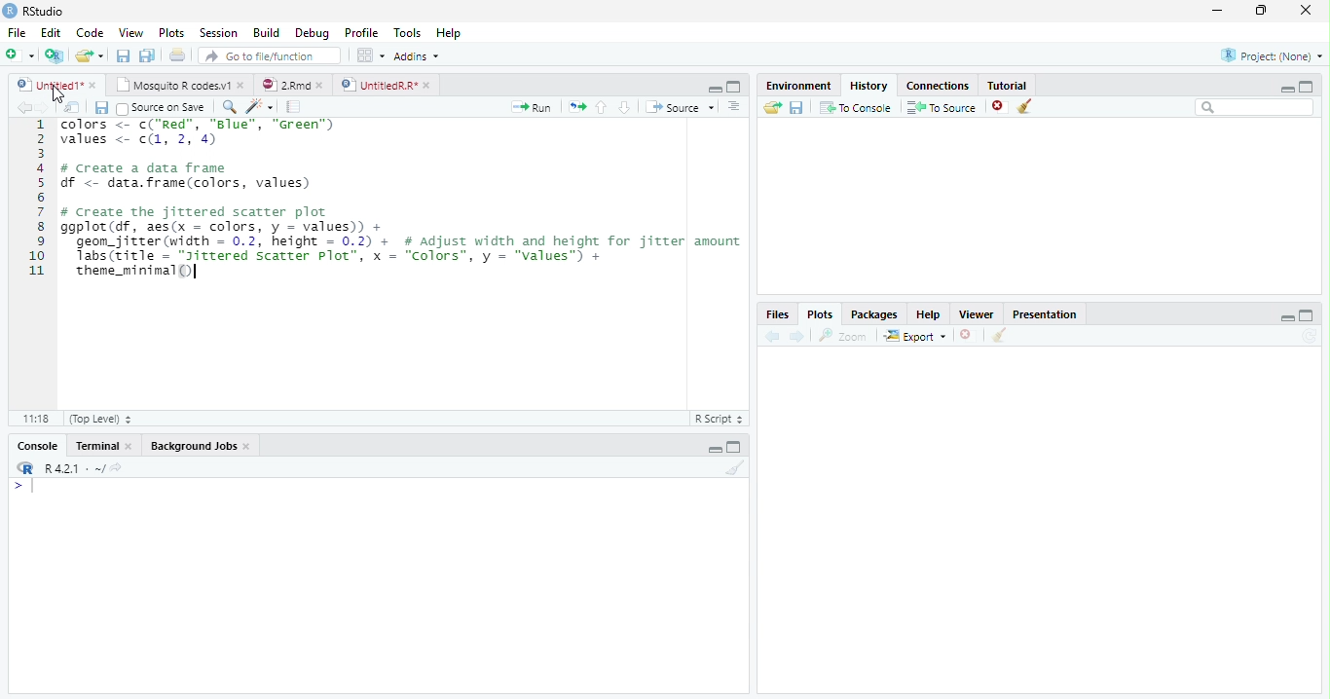  Describe the element at coordinates (24, 468) in the screenshot. I see `R` at that location.